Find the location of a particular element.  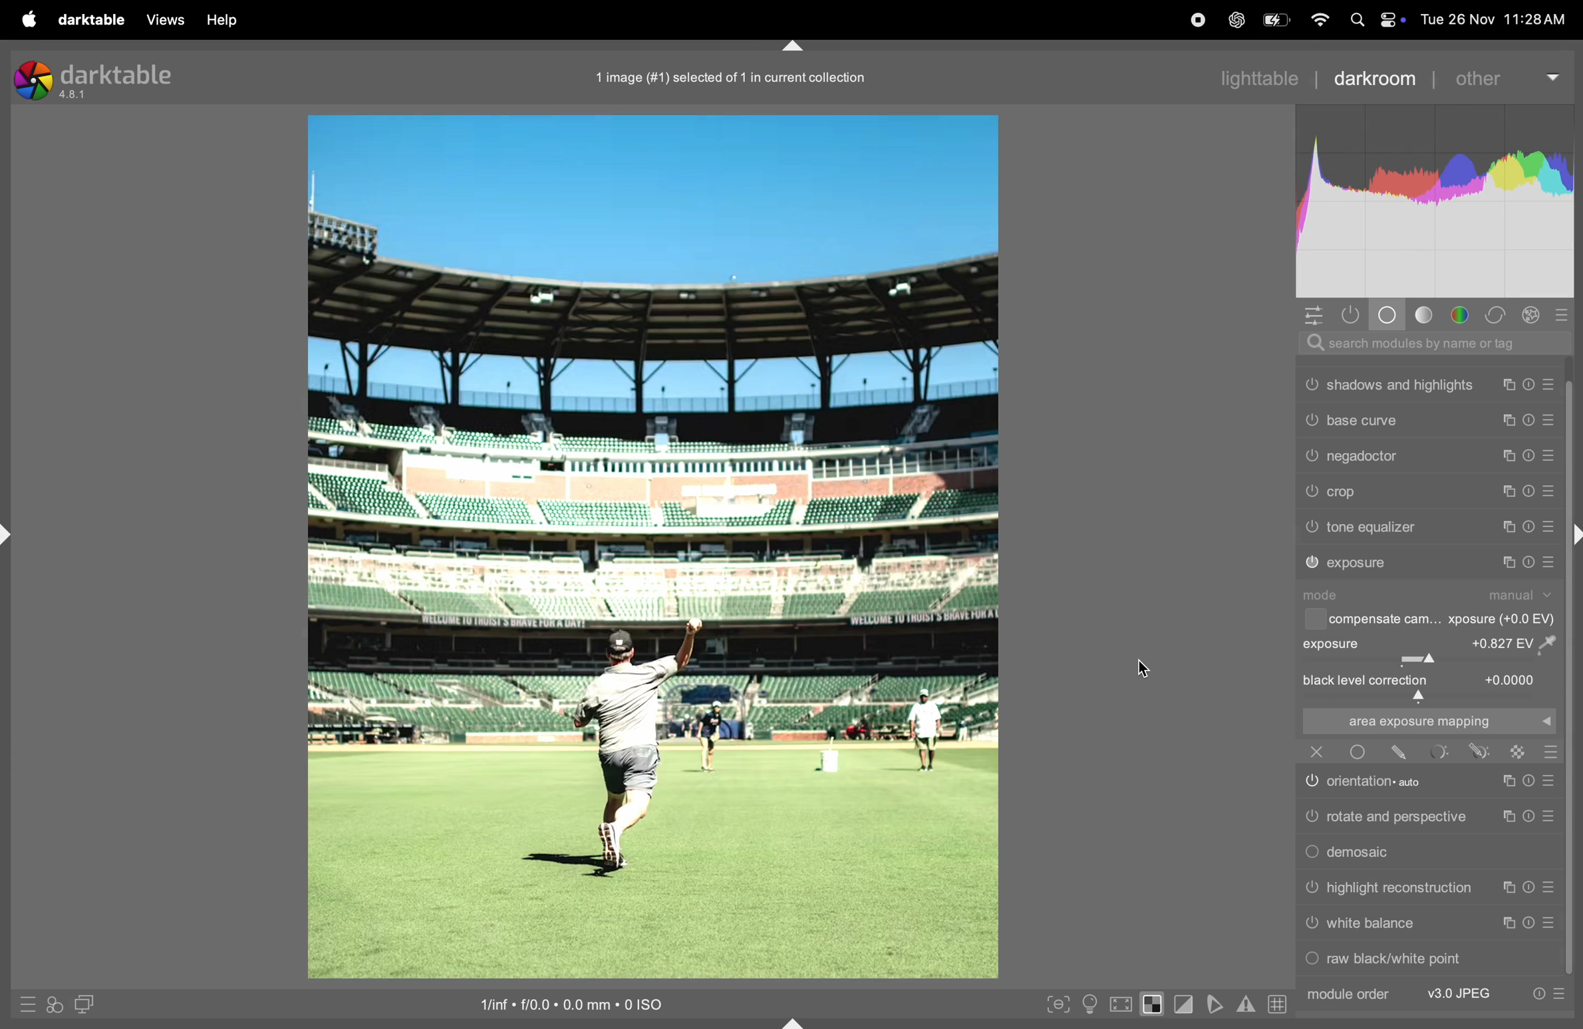

slider is located at coordinates (1431, 697).